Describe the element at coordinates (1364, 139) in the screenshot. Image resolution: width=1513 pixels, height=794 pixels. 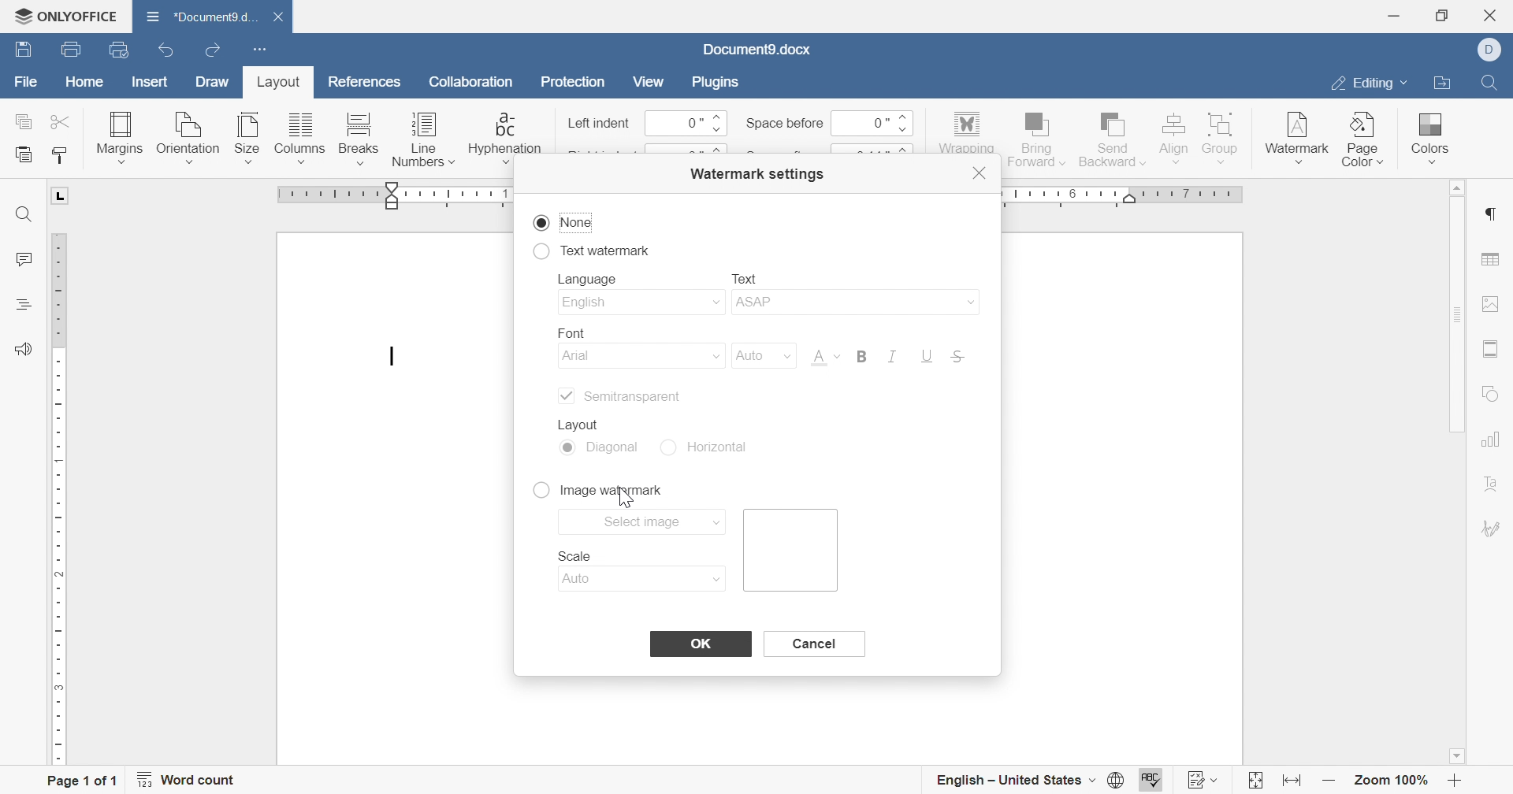
I see `page color` at that location.